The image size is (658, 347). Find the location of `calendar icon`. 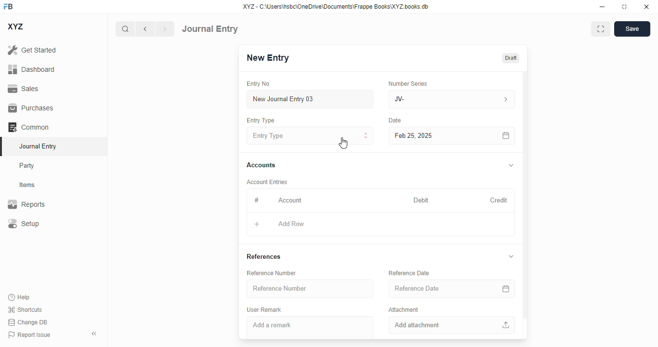

calendar icon is located at coordinates (506, 136).